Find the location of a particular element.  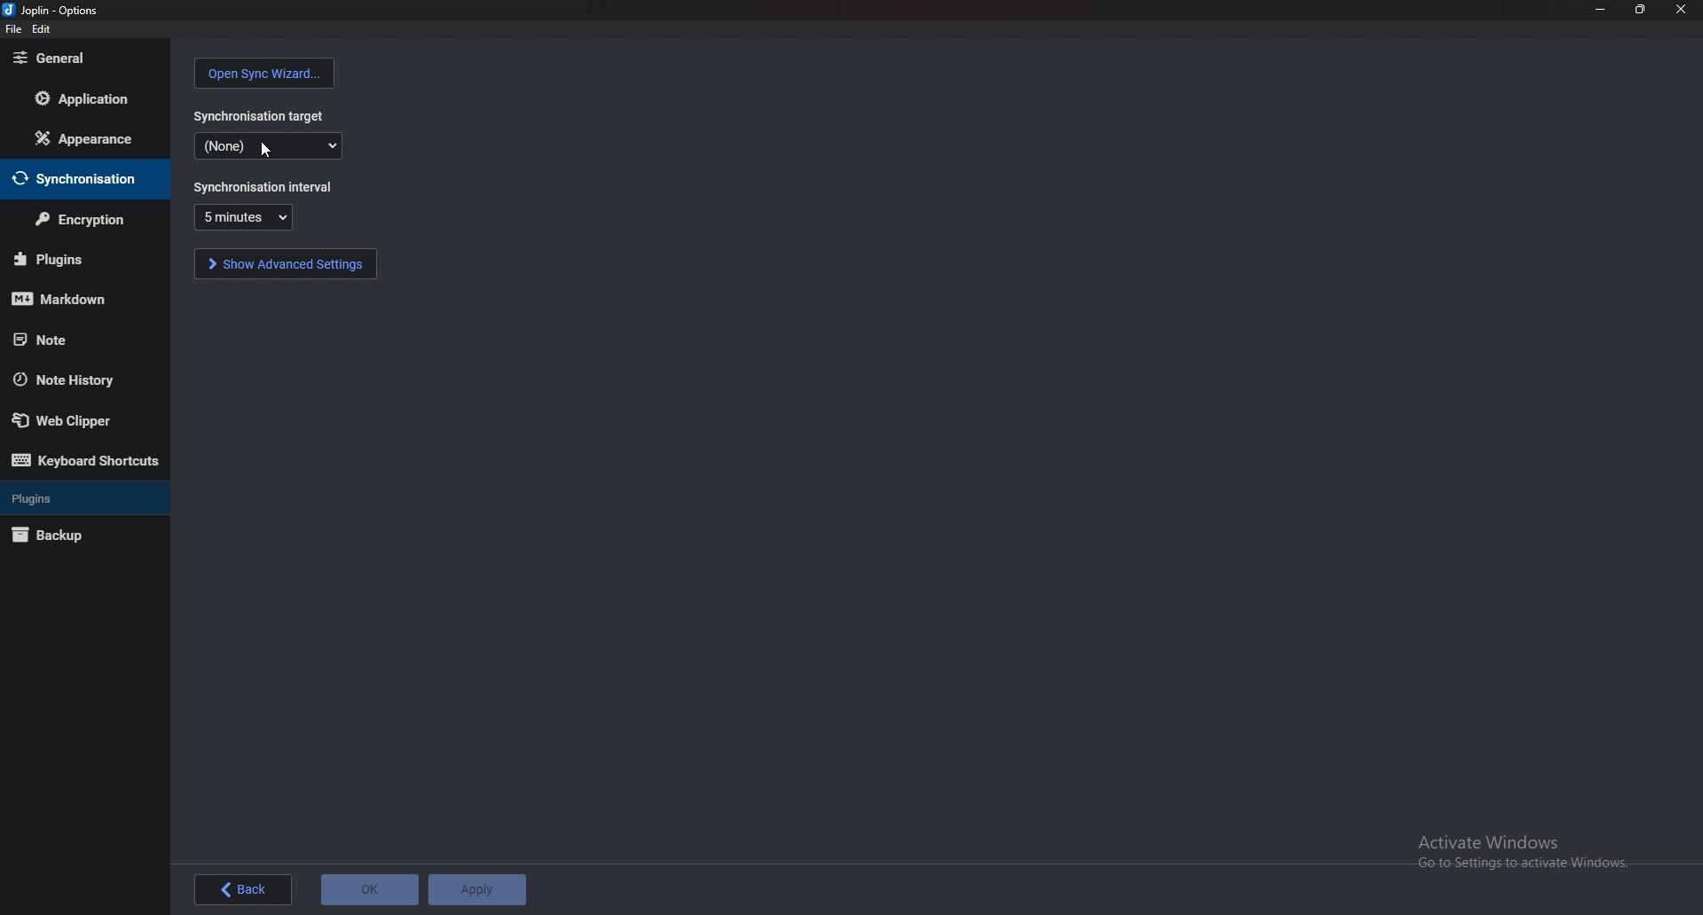

Note history is located at coordinates (83, 379).